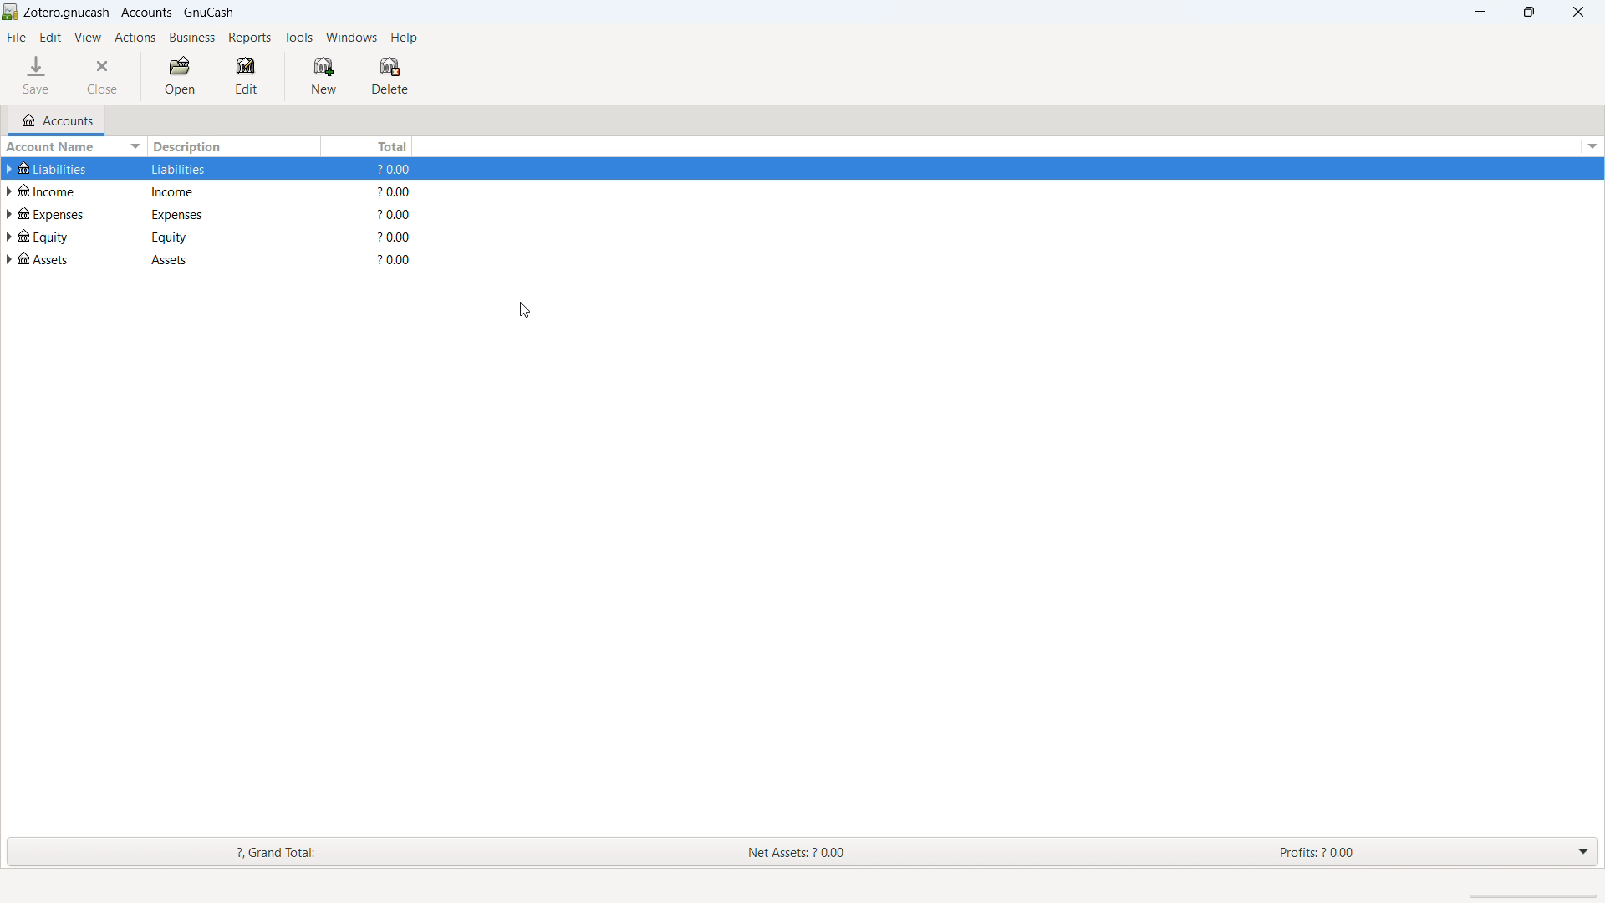  Describe the element at coordinates (352, 37) in the screenshot. I see `windows` at that location.